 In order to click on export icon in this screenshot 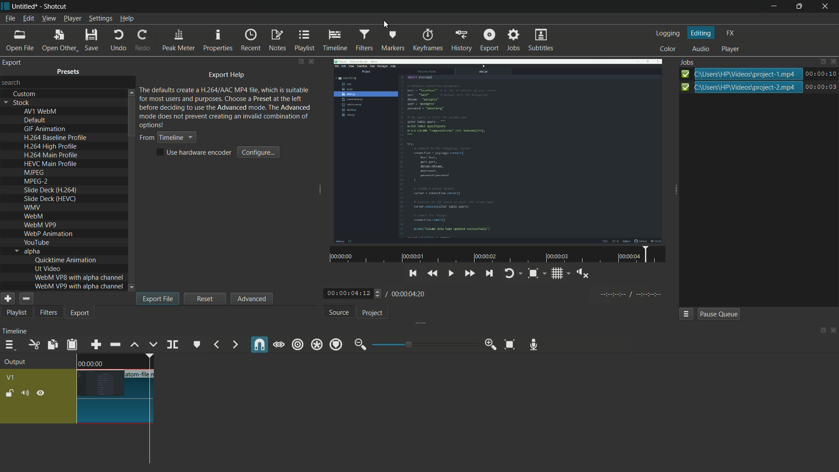, I will do `click(685, 87)`.